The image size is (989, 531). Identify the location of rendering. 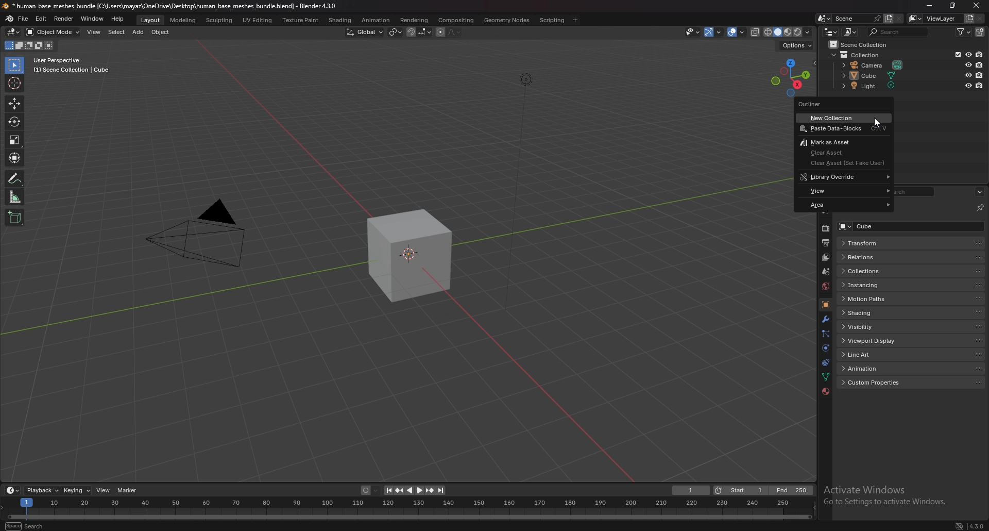
(414, 20).